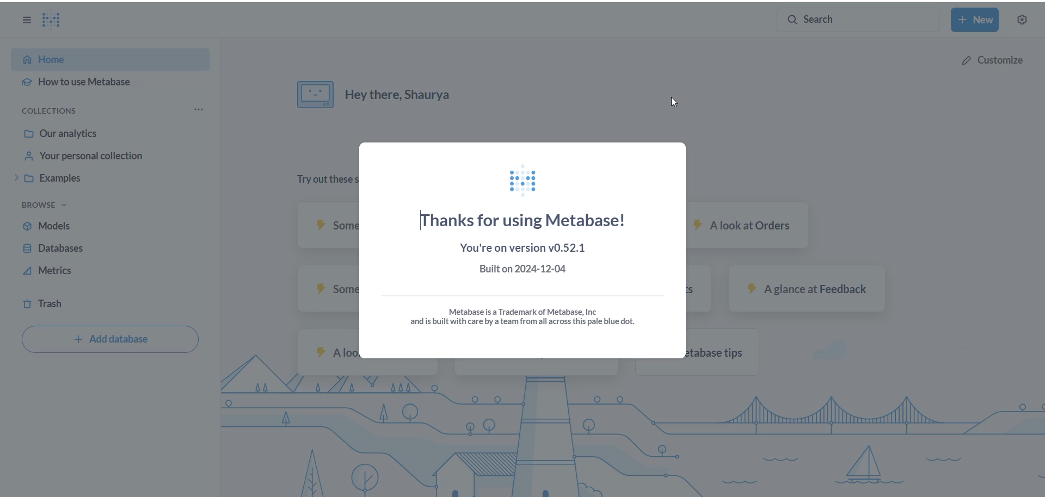  What do you see at coordinates (527, 314) in the screenshot?
I see `Metabase is a Trademark of Metabase, Inc
and is built with care by a team from all across this pale blue dot.` at bounding box center [527, 314].